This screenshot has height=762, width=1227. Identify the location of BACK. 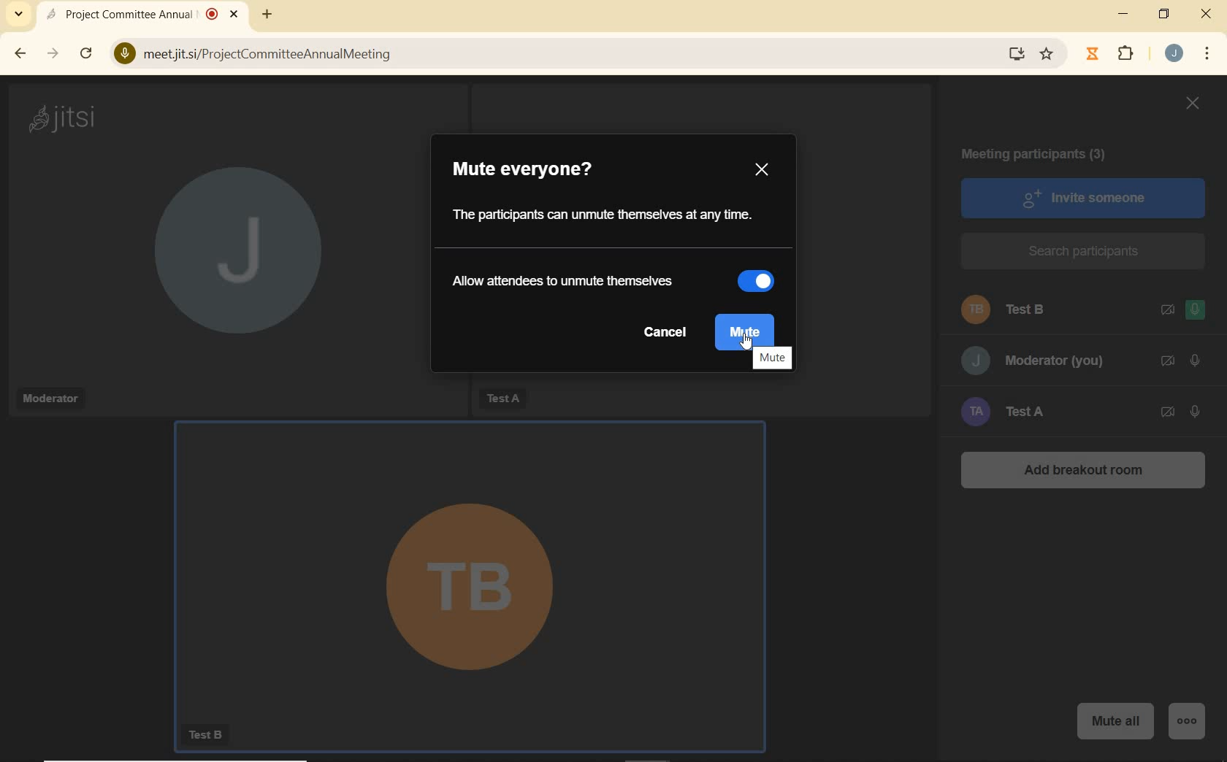
(21, 54).